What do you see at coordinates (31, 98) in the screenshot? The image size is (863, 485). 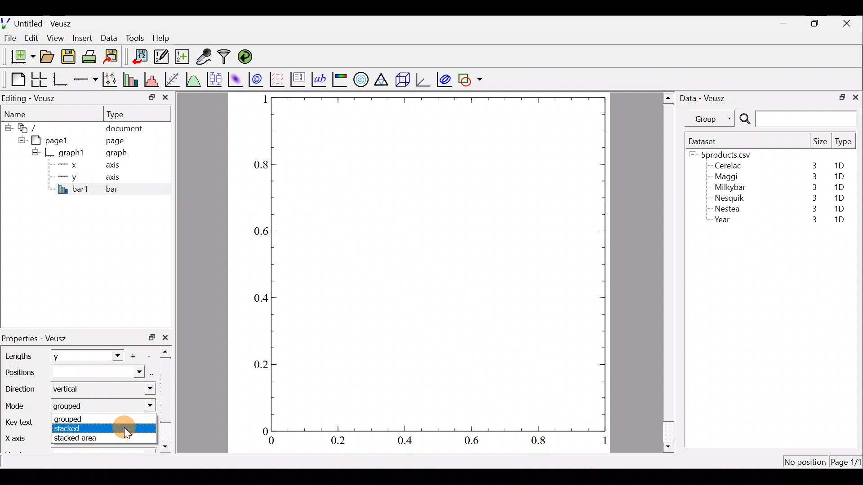 I see `Editing - Veusz` at bounding box center [31, 98].